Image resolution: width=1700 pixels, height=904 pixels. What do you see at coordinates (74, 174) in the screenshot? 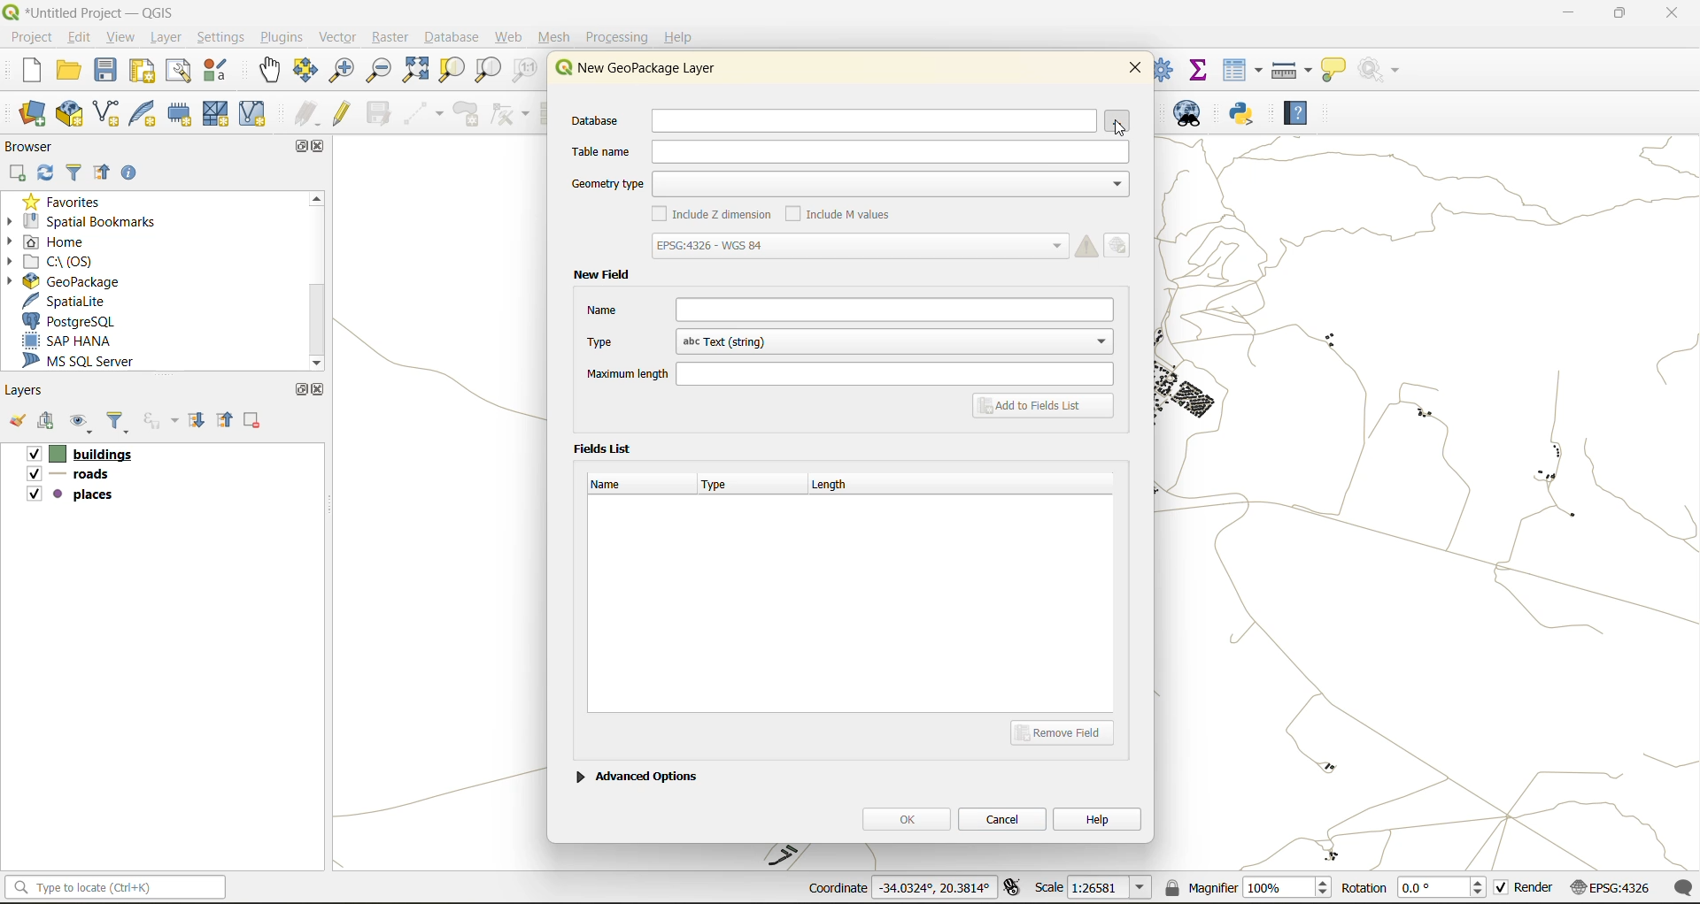
I see `filter` at bounding box center [74, 174].